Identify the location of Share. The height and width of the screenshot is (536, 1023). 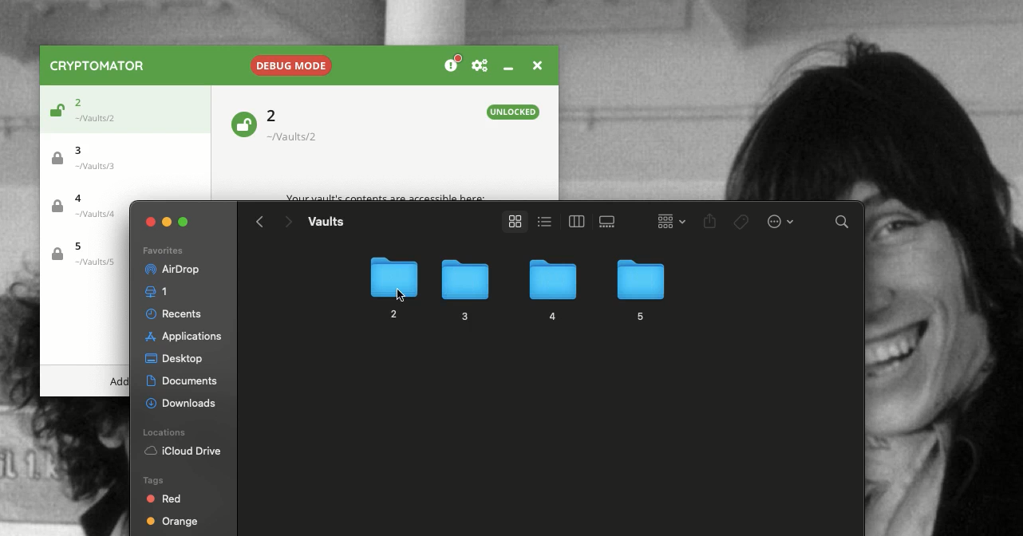
(710, 223).